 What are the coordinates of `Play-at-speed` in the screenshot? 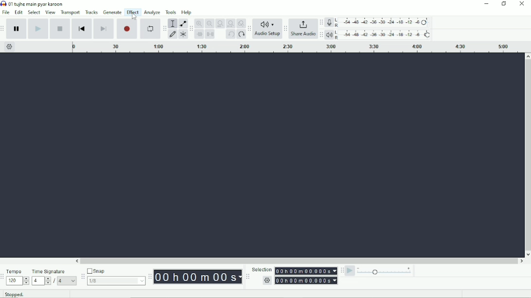 It's located at (350, 271).